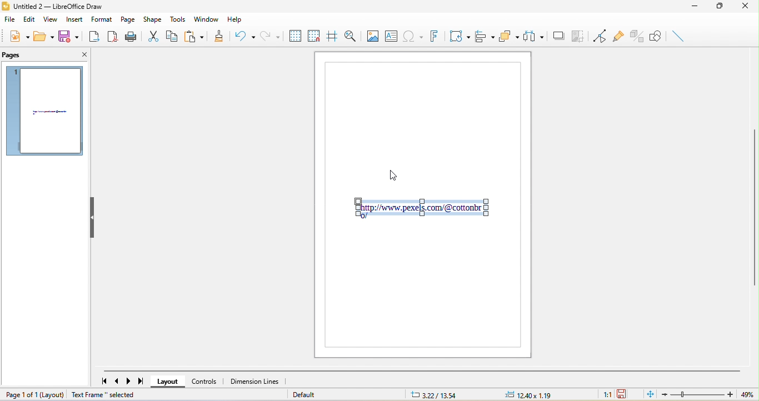 The height and width of the screenshot is (401, 759). What do you see at coordinates (754, 215) in the screenshot?
I see `vertical scrollbar` at bounding box center [754, 215].